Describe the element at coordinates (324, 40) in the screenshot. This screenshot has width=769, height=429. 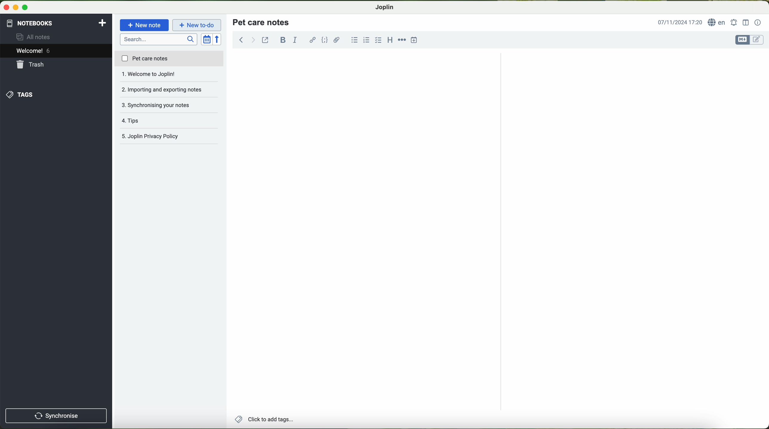
I see `code` at that location.